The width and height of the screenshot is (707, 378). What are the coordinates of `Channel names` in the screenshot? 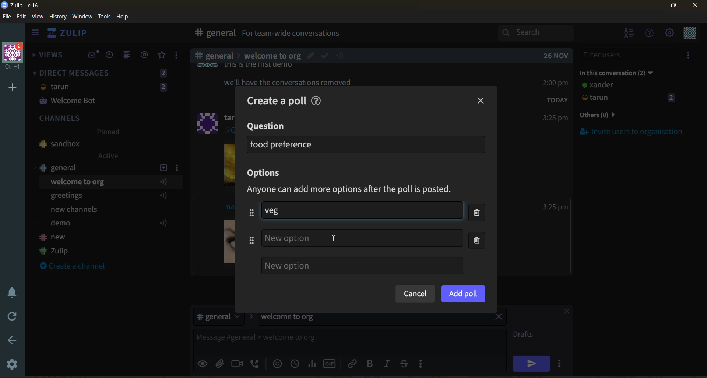 It's located at (55, 245).